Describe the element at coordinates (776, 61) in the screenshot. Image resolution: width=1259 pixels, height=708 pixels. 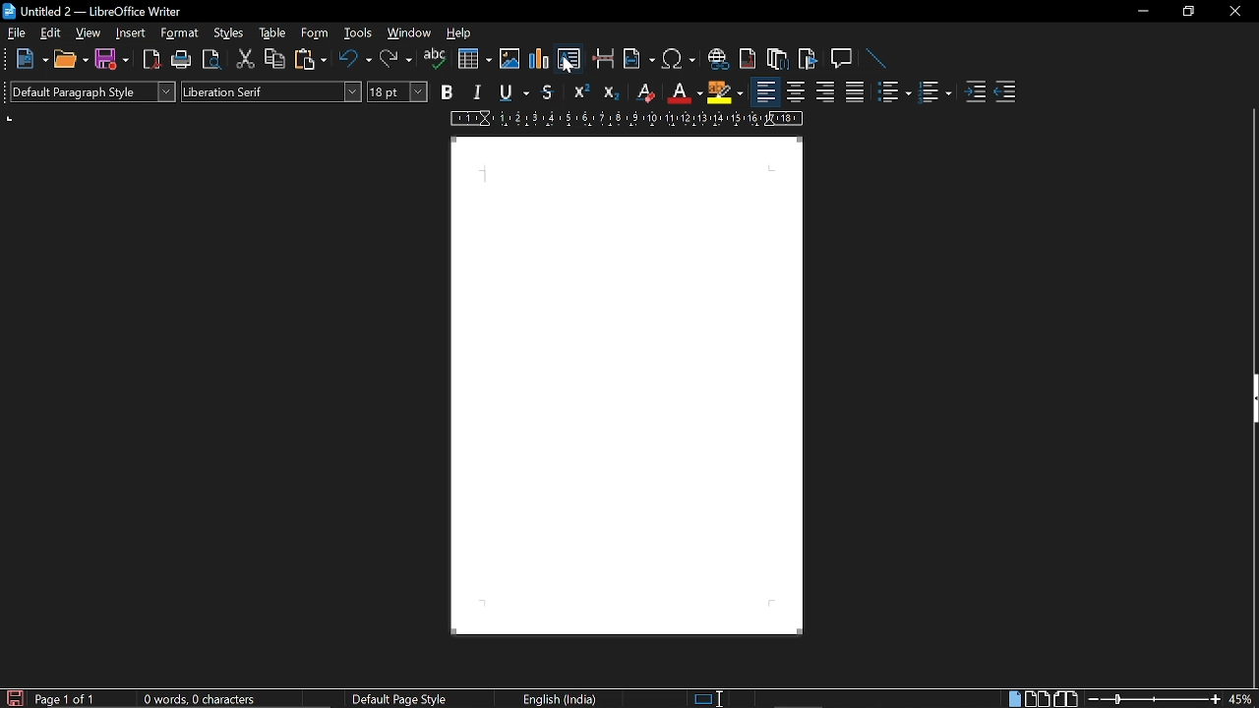
I see `insert endnote` at that location.